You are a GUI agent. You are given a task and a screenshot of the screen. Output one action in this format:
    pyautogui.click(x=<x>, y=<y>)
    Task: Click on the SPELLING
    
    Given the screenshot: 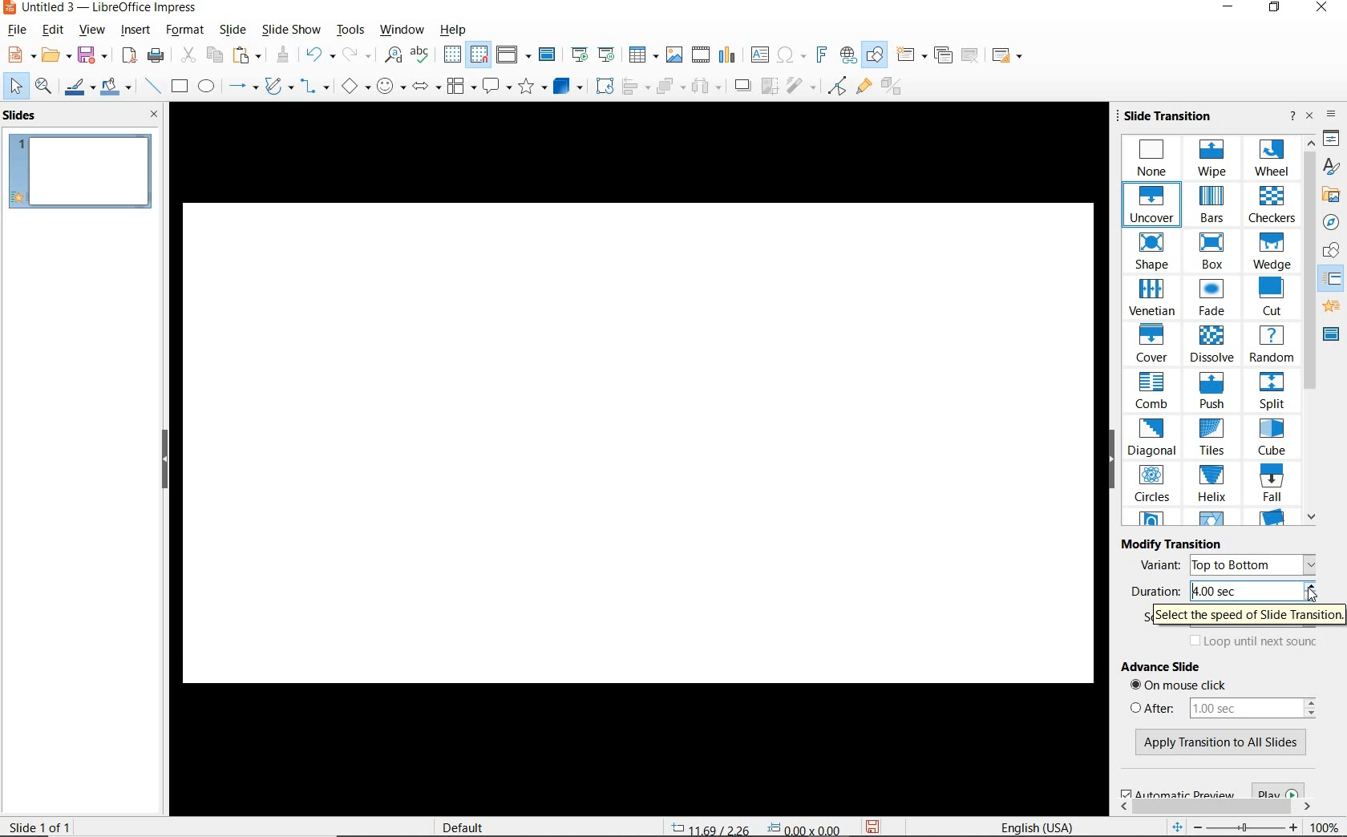 What is the action you would take?
    pyautogui.click(x=421, y=55)
    